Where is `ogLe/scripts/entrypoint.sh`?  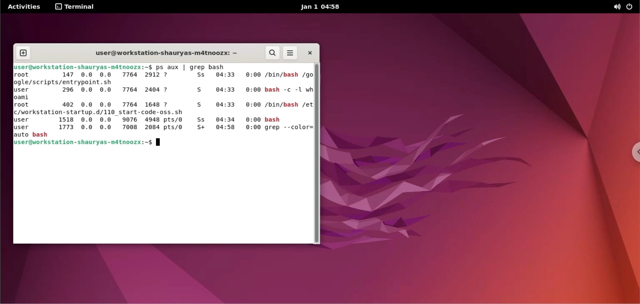 ogLe/scripts/entrypoint.sh is located at coordinates (69, 82).